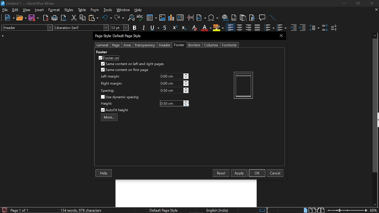 Image resolution: width=379 pixels, height=213 pixels. I want to click on height, so click(107, 104).